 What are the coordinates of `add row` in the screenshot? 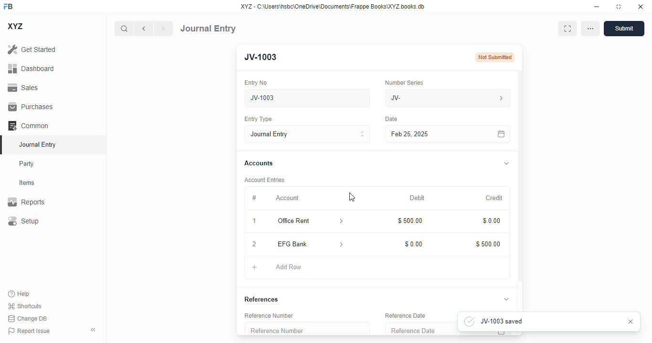 It's located at (290, 267).